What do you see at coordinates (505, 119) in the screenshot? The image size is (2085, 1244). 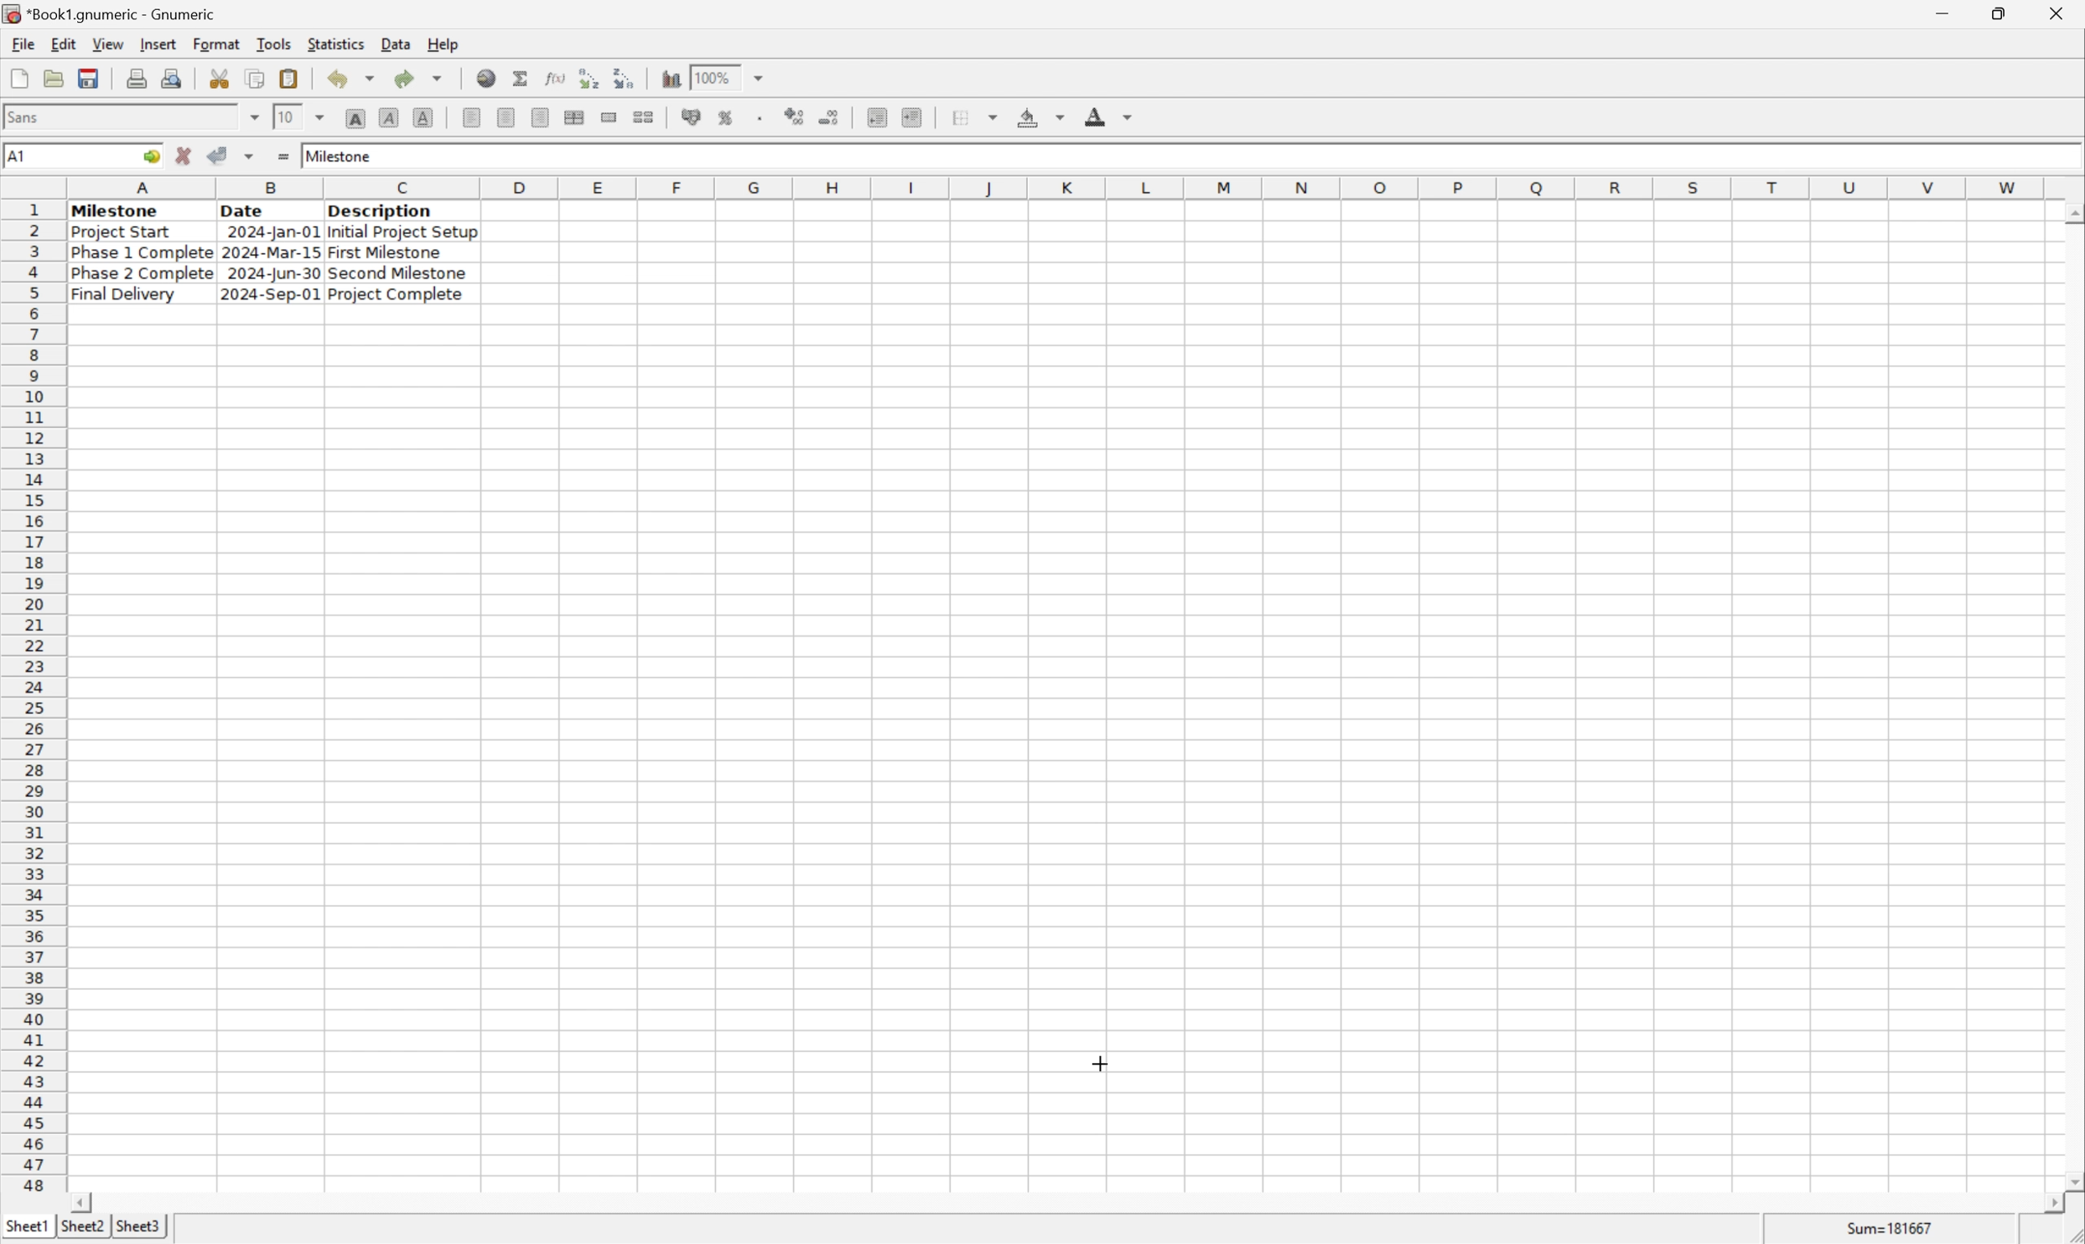 I see `center horizontally` at bounding box center [505, 119].